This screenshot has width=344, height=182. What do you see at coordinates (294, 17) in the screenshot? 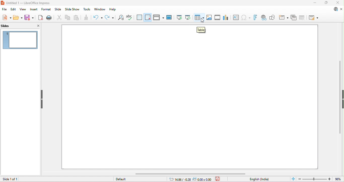
I see `duplicate slide` at bounding box center [294, 17].